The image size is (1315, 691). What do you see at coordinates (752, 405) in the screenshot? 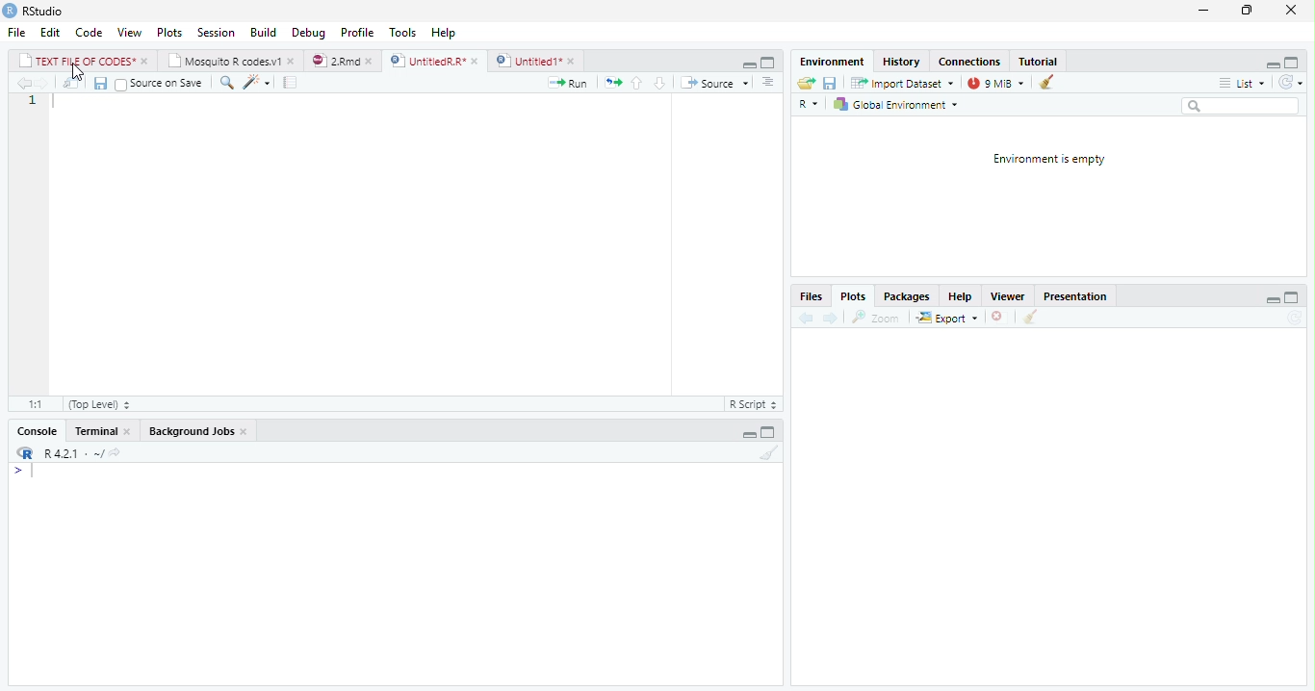
I see `RScript ` at bounding box center [752, 405].